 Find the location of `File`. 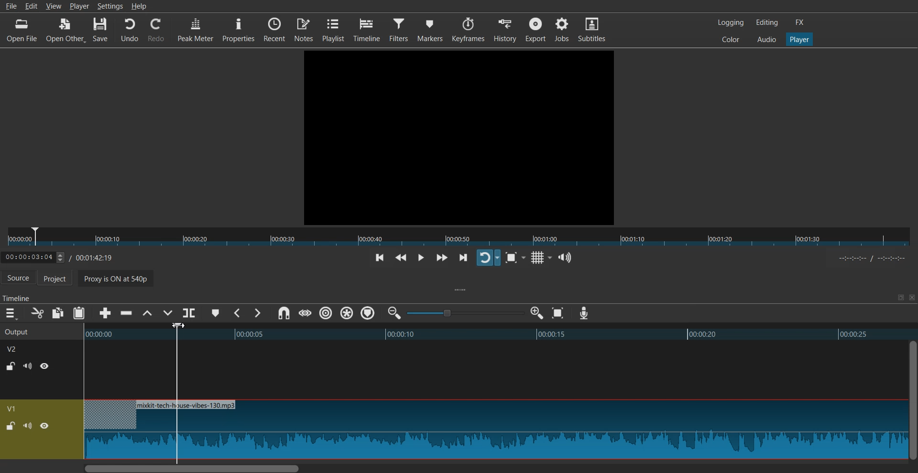

File is located at coordinates (11, 6).